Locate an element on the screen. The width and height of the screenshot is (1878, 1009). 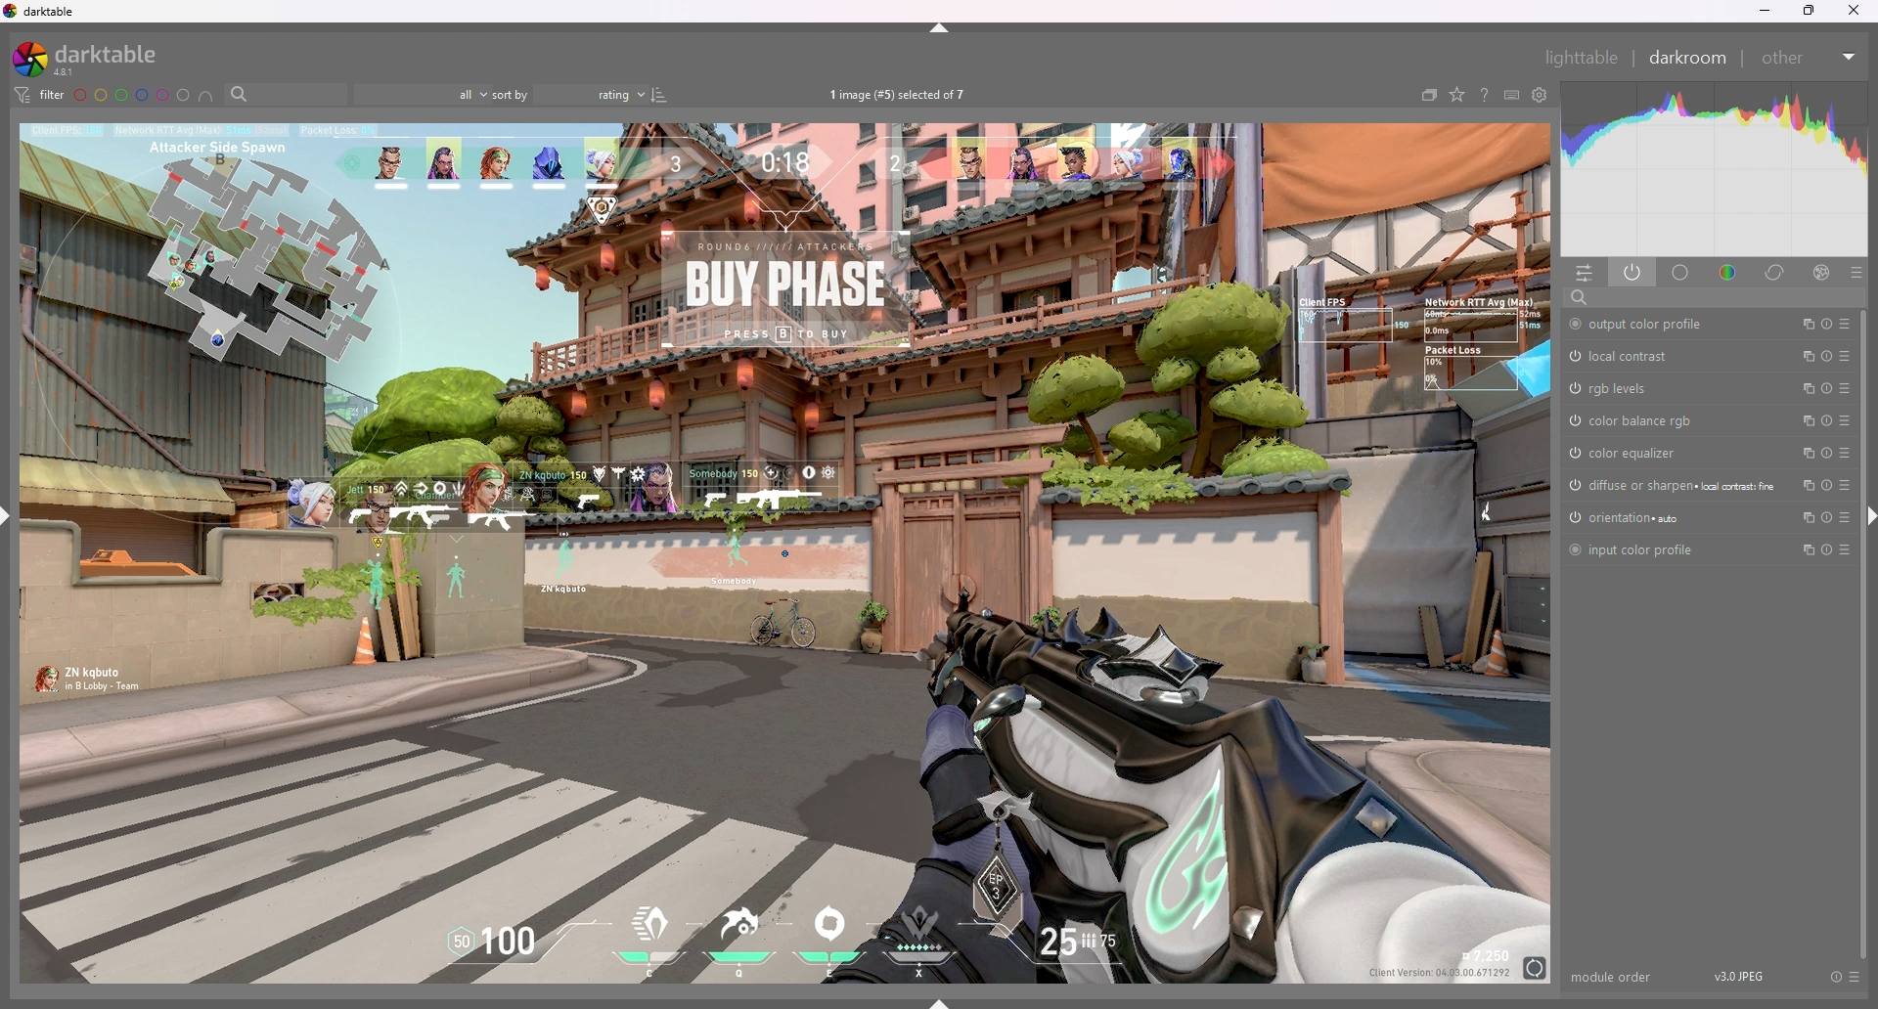
hide is located at coordinates (1866, 518).